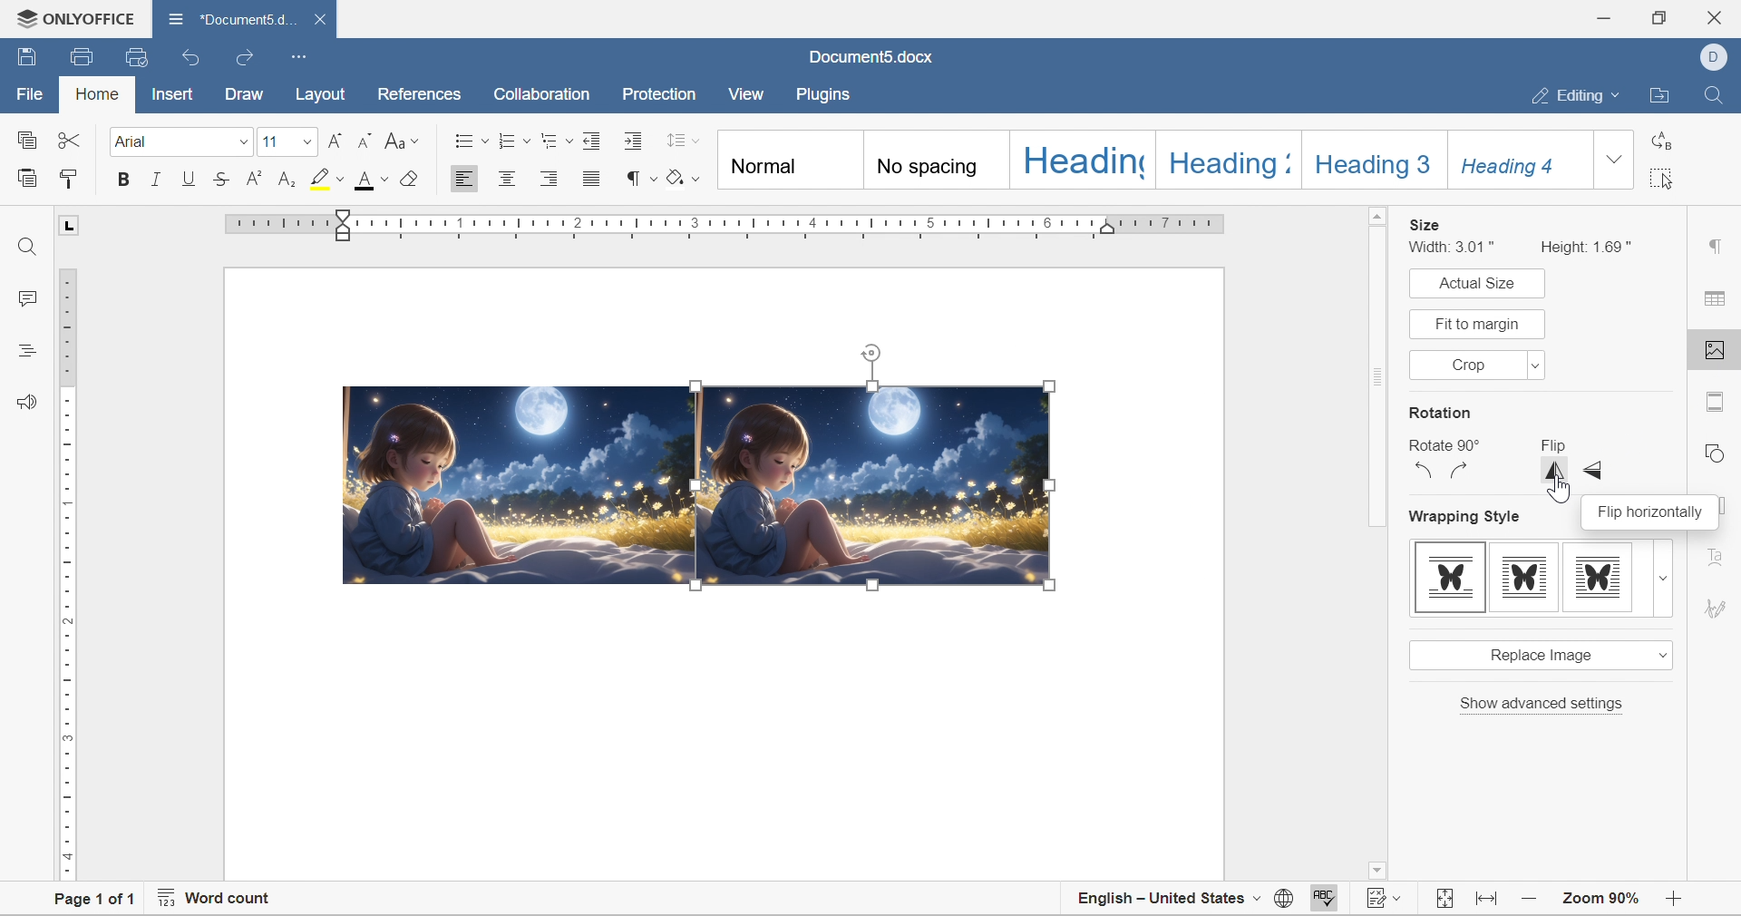 The width and height of the screenshot is (1741, 916). Describe the element at coordinates (98, 903) in the screenshot. I see `page 1 of 1` at that location.